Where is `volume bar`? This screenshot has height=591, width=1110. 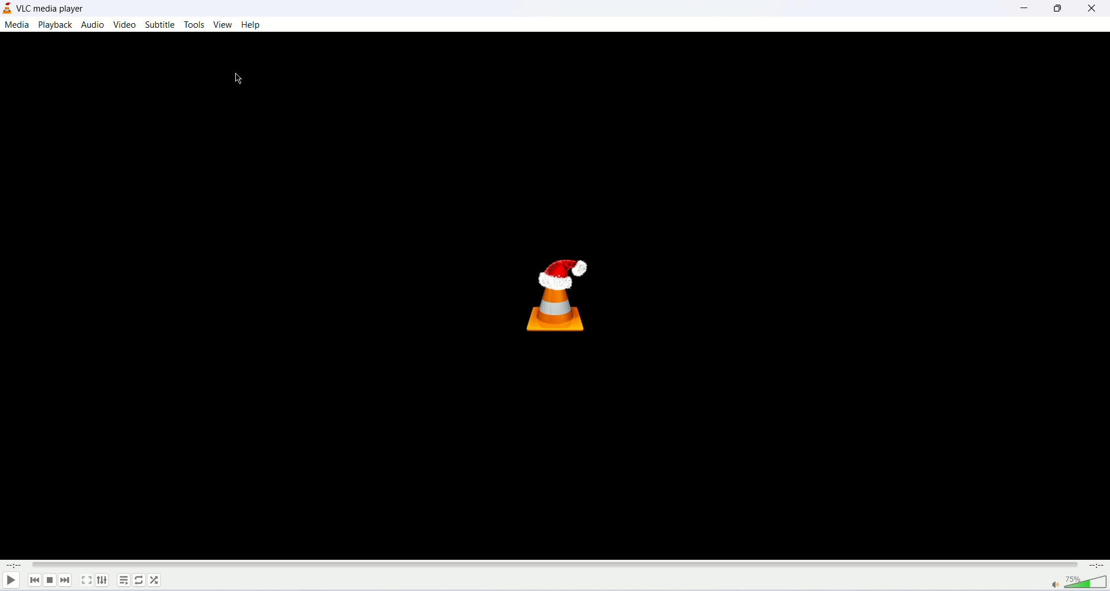 volume bar is located at coordinates (1078, 582).